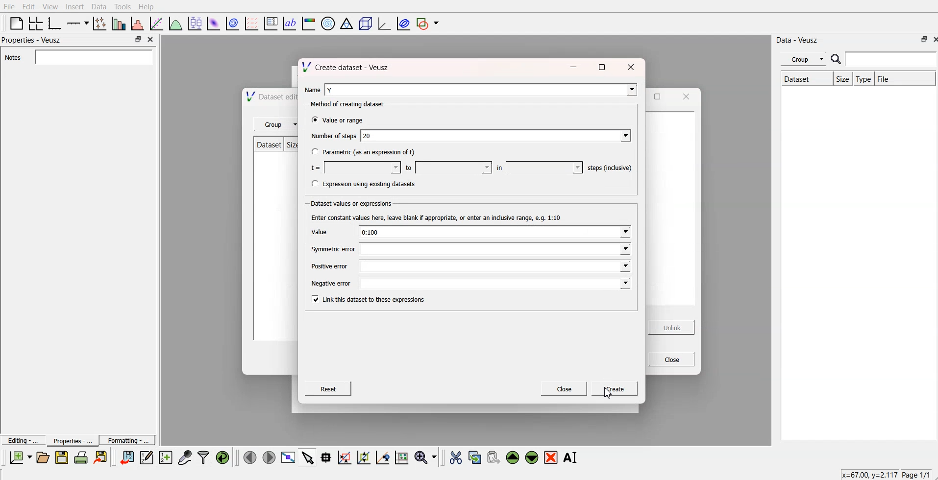  What do you see at coordinates (55, 23) in the screenshot?
I see `base graph` at bounding box center [55, 23].